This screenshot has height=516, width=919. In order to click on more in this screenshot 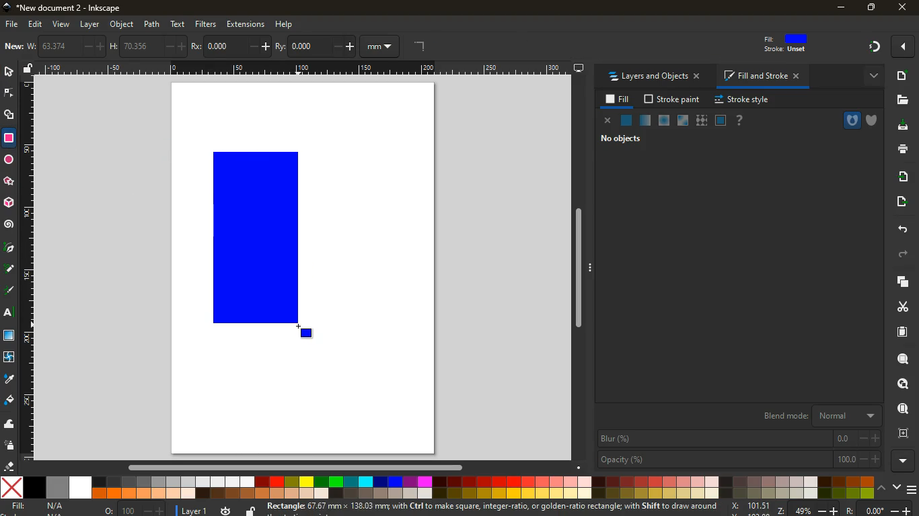, I will do `click(905, 460)`.